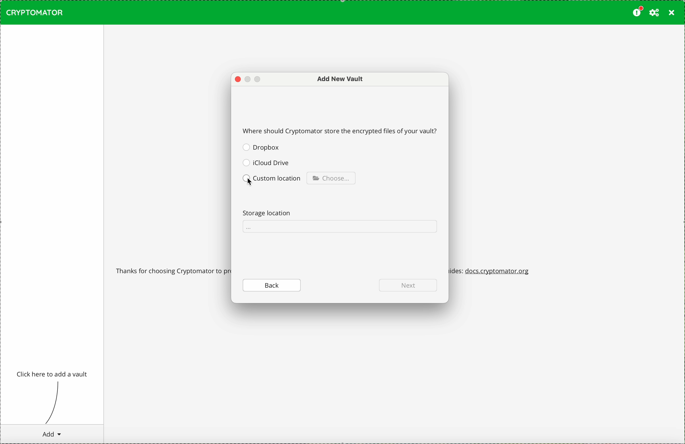  Describe the element at coordinates (341, 130) in the screenshot. I see `question` at that location.